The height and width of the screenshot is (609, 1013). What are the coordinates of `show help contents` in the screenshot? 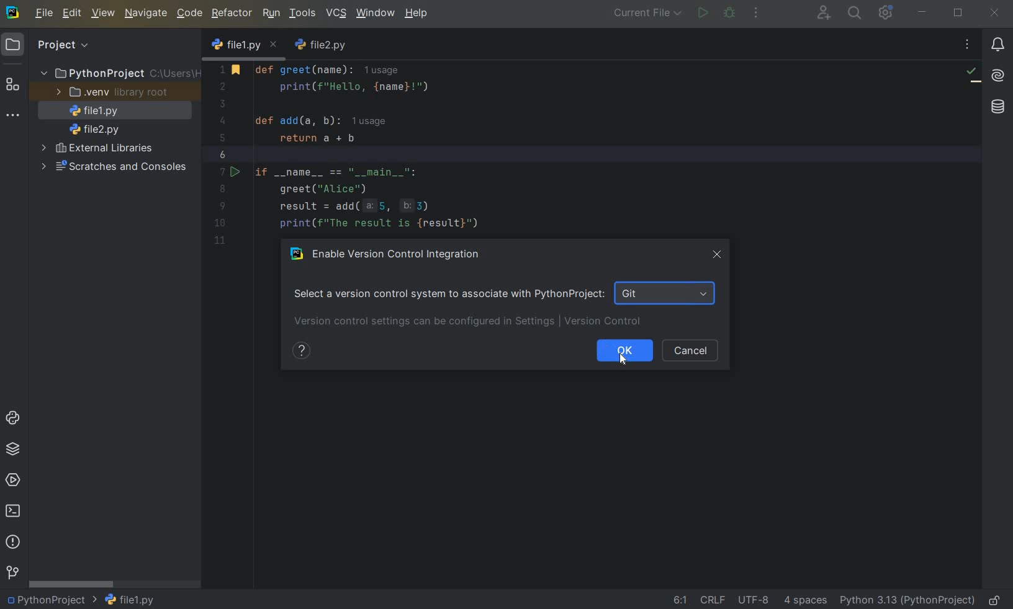 It's located at (300, 350).